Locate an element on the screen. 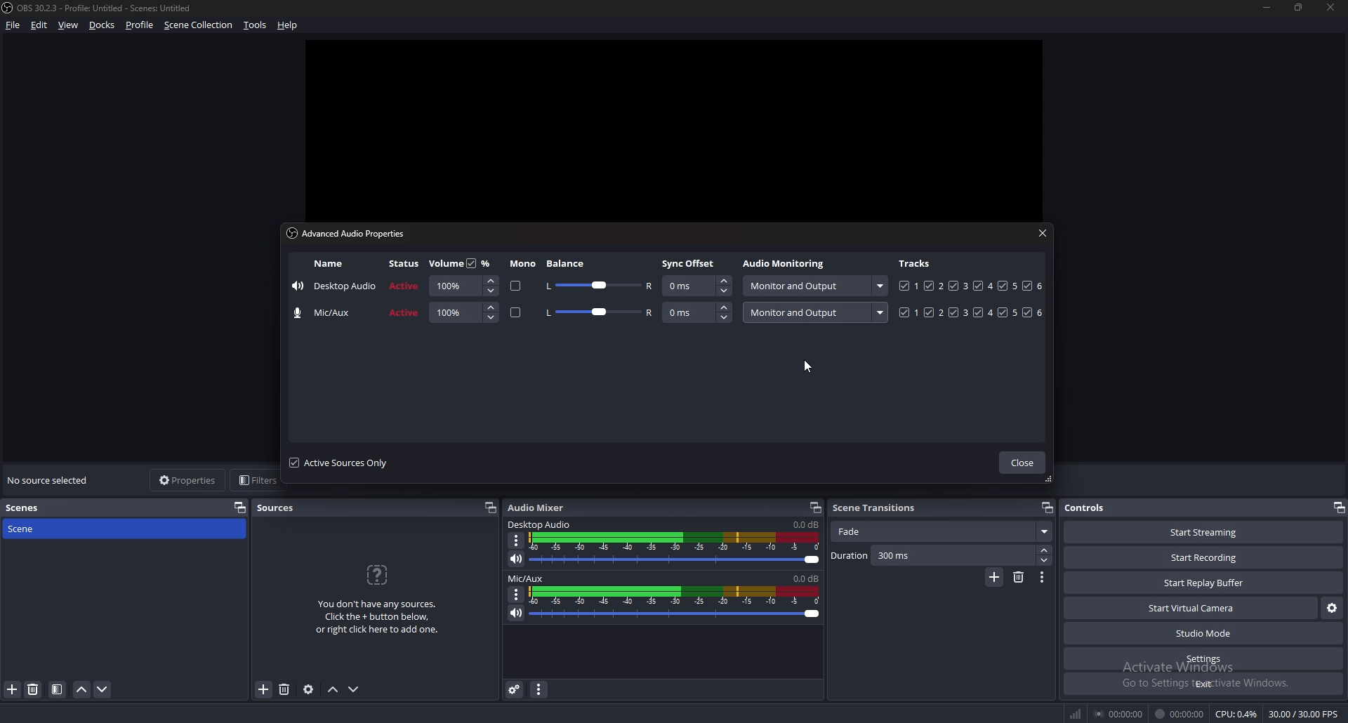  00:00:00 is located at coordinates (1119, 715).